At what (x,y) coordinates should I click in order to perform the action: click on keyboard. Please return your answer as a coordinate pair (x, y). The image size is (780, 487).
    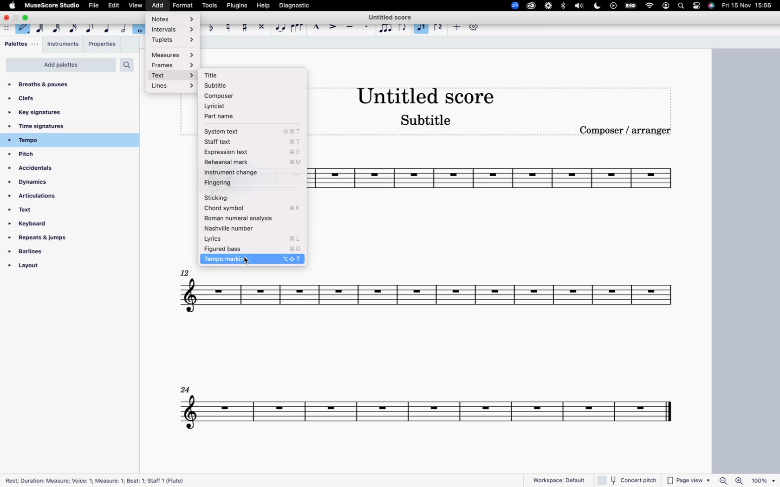
    Looking at the image, I should click on (46, 224).